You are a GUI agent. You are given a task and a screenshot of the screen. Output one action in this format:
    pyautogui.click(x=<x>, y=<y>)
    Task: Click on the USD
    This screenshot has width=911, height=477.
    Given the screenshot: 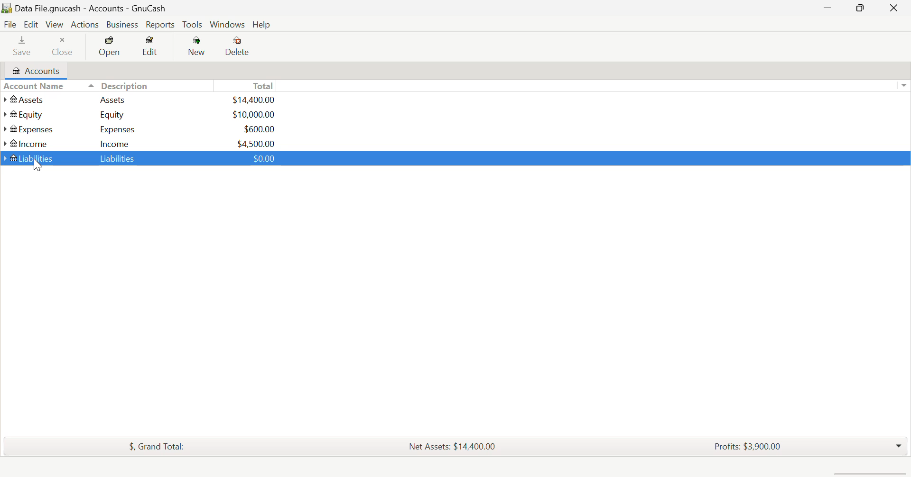 What is the action you would take?
    pyautogui.click(x=259, y=129)
    